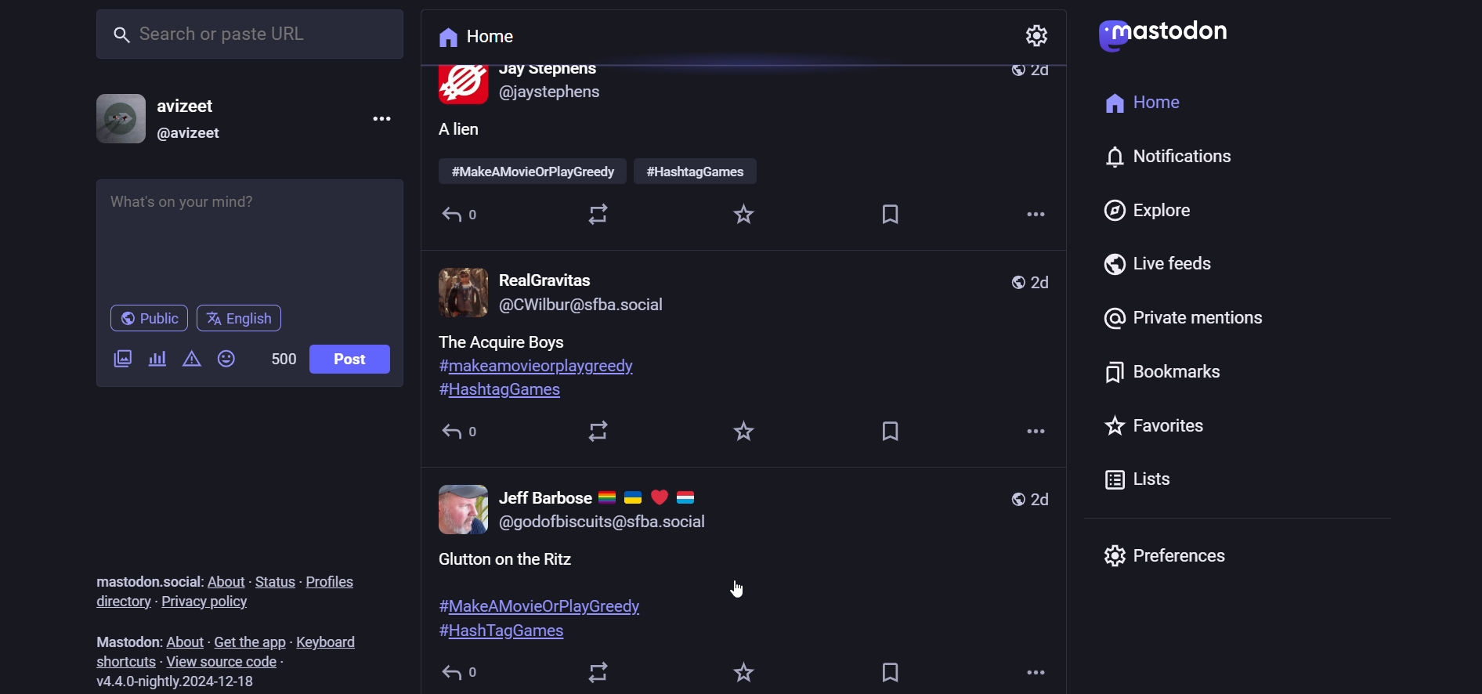  Describe the element at coordinates (522, 85) in the screenshot. I see `profile` at that location.